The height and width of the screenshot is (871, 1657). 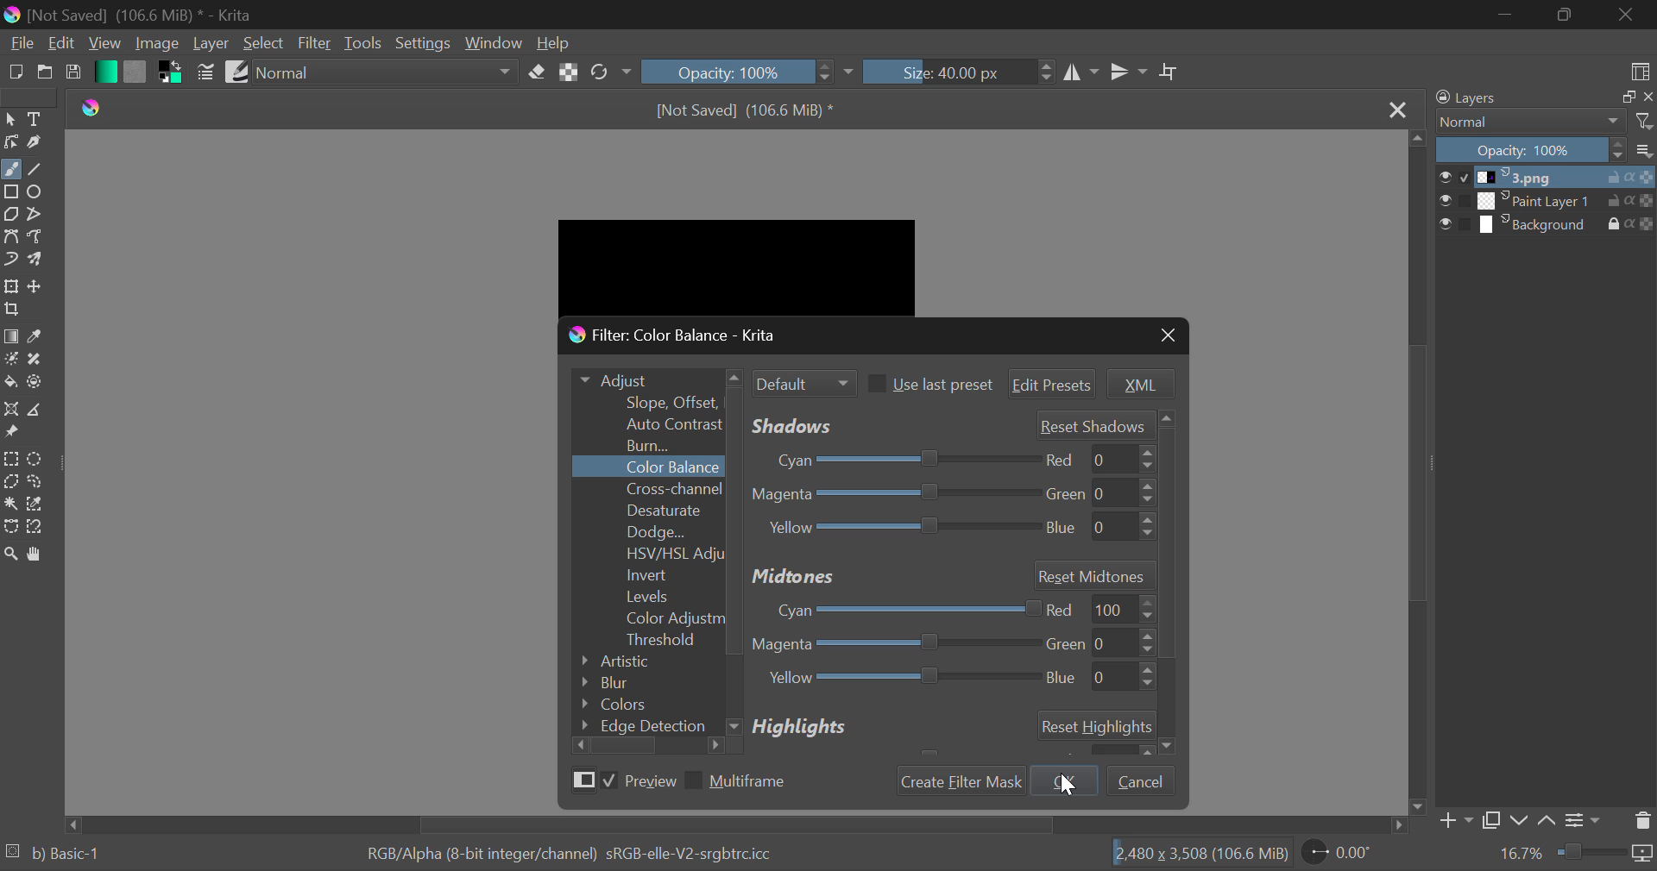 What do you see at coordinates (890, 495) in the screenshot?
I see `Magenta-Green Slider` at bounding box center [890, 495].